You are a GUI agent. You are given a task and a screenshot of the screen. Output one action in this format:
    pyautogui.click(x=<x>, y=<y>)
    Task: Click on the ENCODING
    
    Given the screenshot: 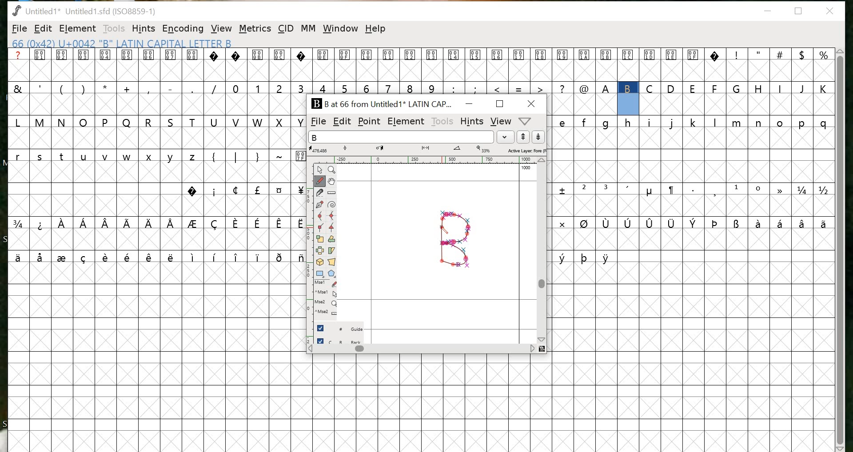 What is the action you would take?
    pyautogui.click(x=183, y=28)
    